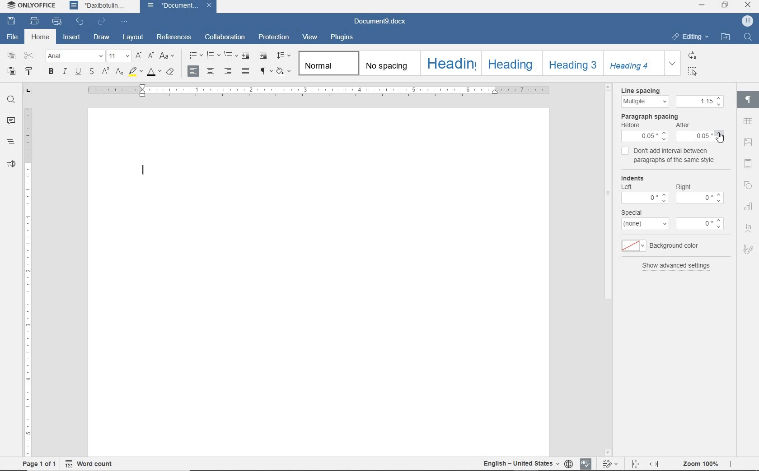 The height and width of the screenshot is (471, 759). Describe the element at coordinates (747, 21) in the screenshot. I see `HP` at that location.